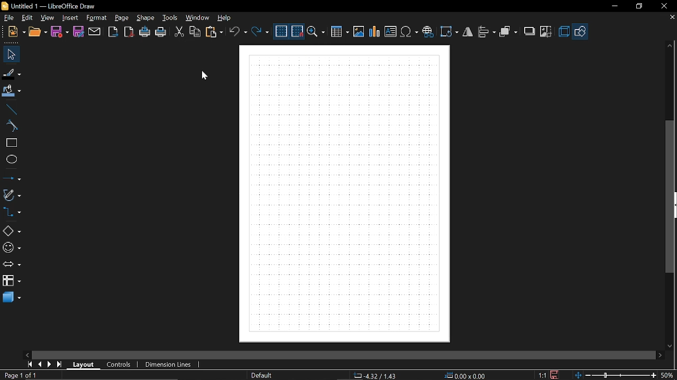 This screenshot has width=677, height=380. I want to click on Curve, so click(11, 127).